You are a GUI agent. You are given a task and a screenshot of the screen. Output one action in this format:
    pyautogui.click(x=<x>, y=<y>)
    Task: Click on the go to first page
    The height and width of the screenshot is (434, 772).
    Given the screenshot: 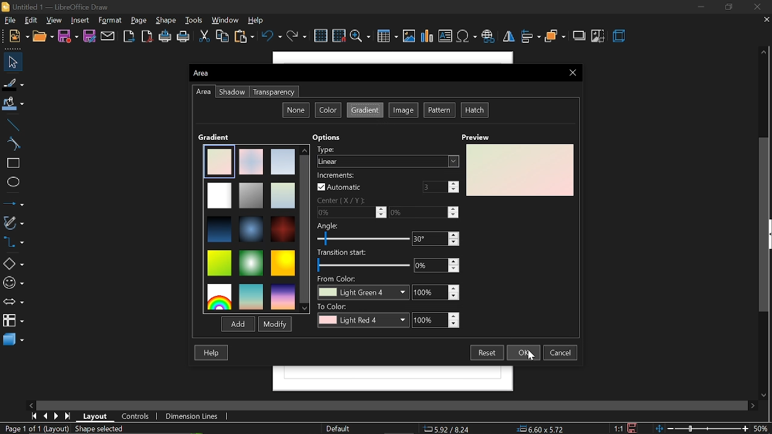 What is the action you would take?
    pyautogui.click(x=34, y=416)
    